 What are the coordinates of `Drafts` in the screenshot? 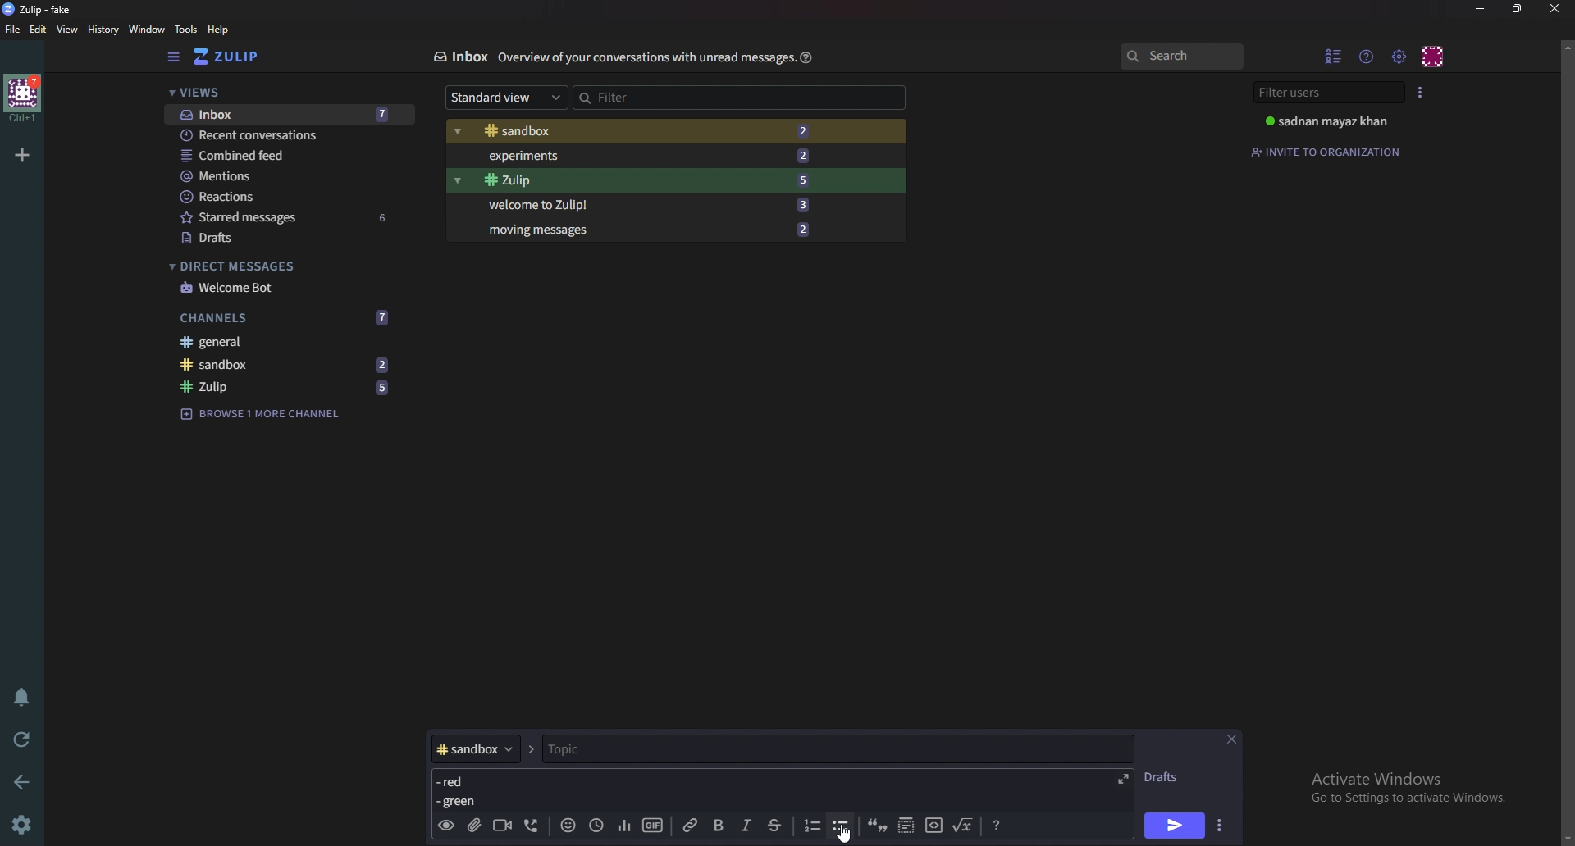 It's located at (287, 239).